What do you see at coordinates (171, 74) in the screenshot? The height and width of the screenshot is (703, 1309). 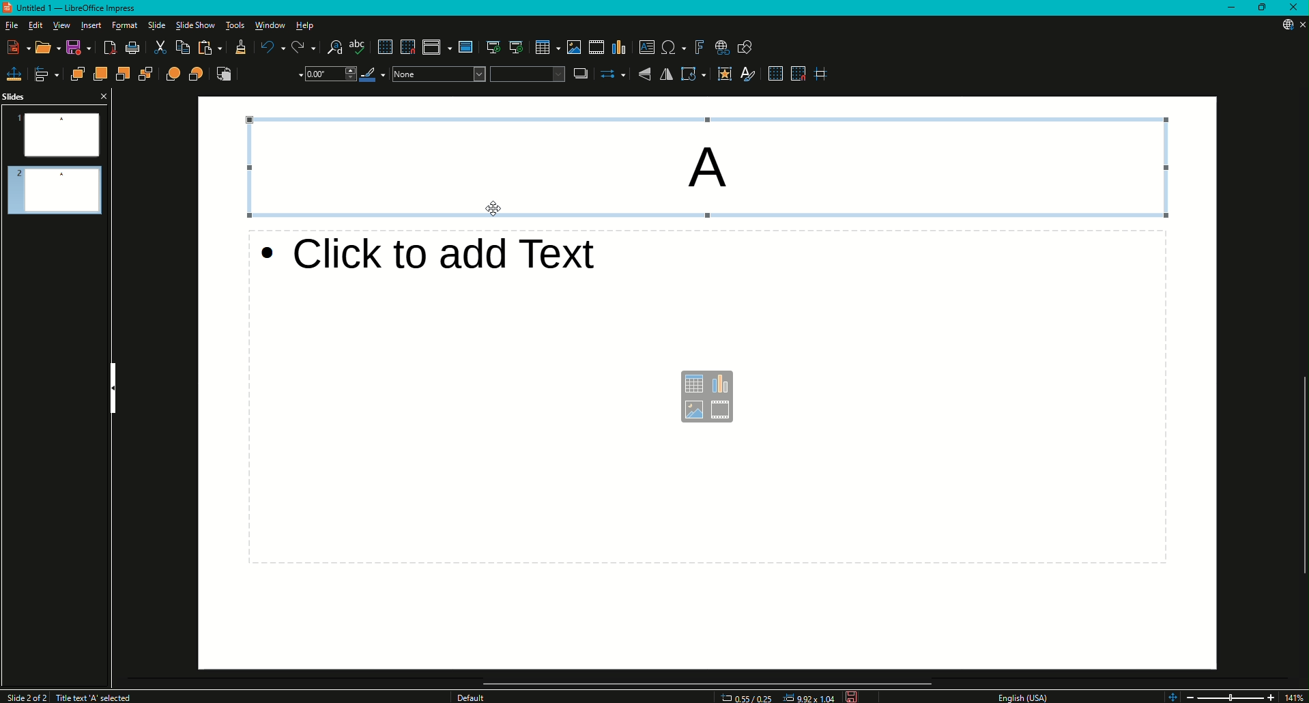 I see `In Front of Object` at bounding box center [171, 74].